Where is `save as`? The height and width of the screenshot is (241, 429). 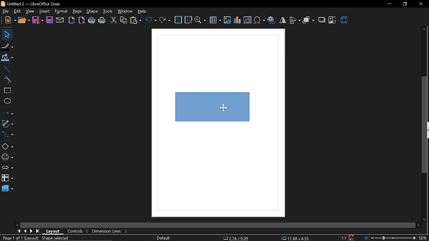
save as is located at coordinates (50, 20).